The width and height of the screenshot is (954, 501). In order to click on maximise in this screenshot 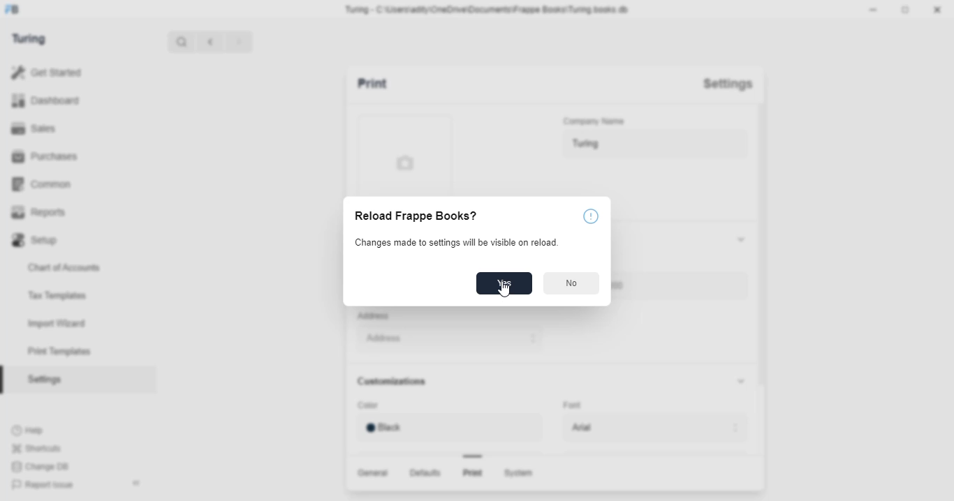, I will do `click(907, 10)`.